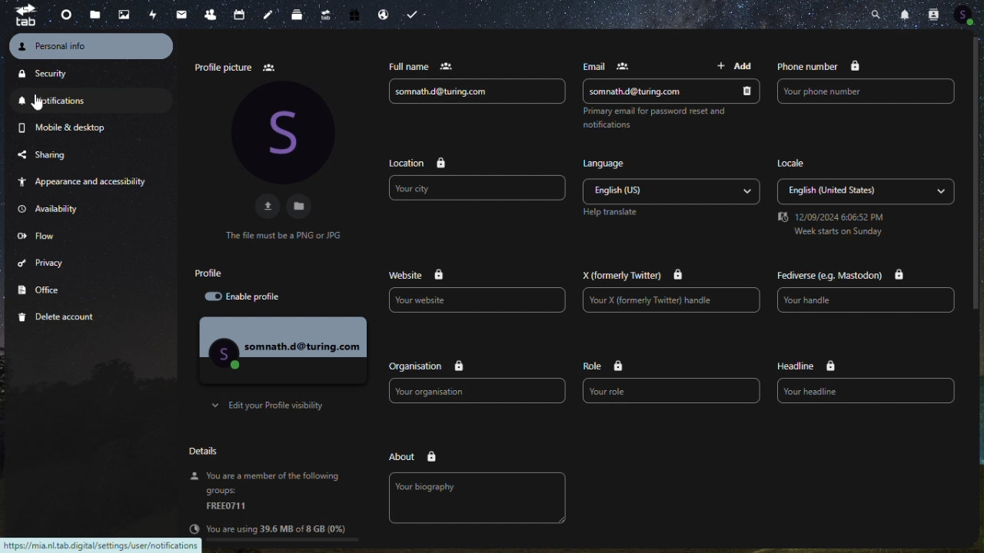 The image size is (984, 553). Describe the element at coordinates (91, 47) in the screenshot. I see `personal info` at that location.